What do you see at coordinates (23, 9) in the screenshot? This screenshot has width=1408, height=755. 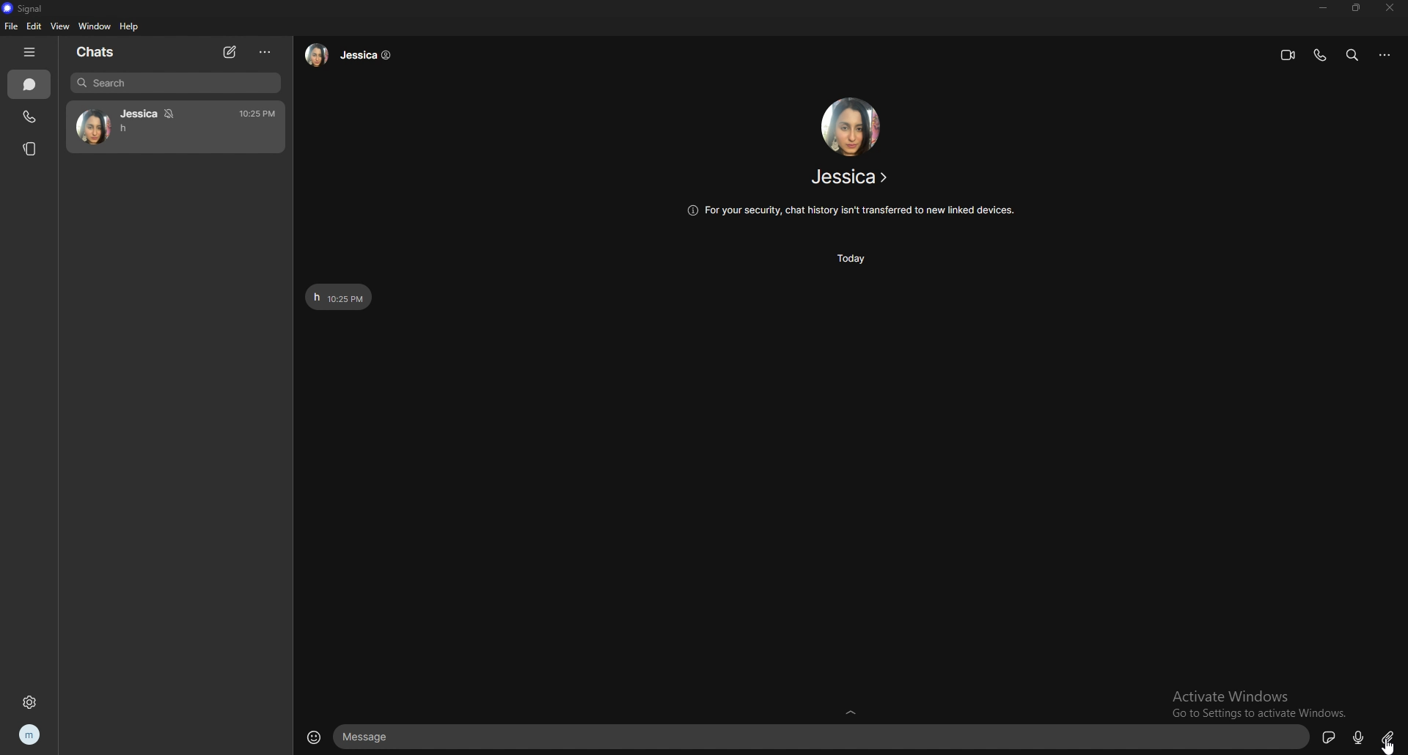 I see `signal` at bounding box center [23, 9].